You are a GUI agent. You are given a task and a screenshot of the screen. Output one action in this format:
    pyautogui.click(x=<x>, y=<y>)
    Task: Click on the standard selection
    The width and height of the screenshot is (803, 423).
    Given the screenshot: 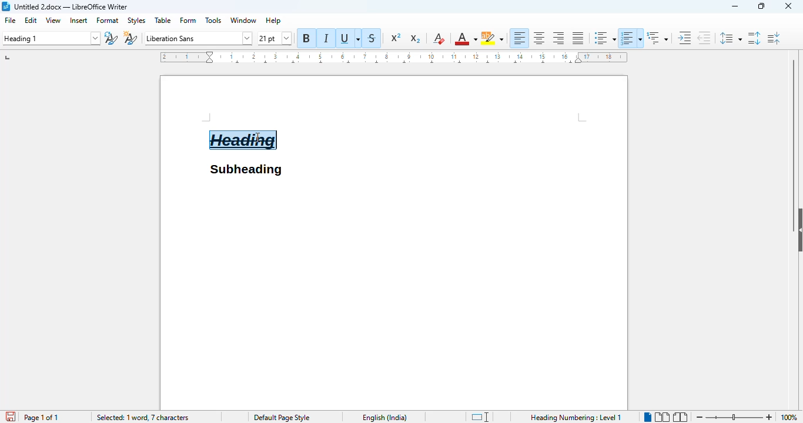 What is the action you would take?
    pyautogui.click(x=480, y=417)
    